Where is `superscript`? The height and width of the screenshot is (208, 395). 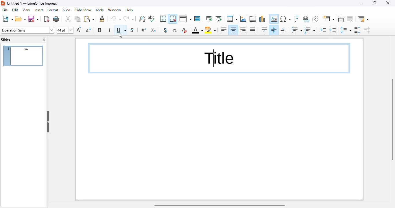
superscript is located at coordinates (144, 29).